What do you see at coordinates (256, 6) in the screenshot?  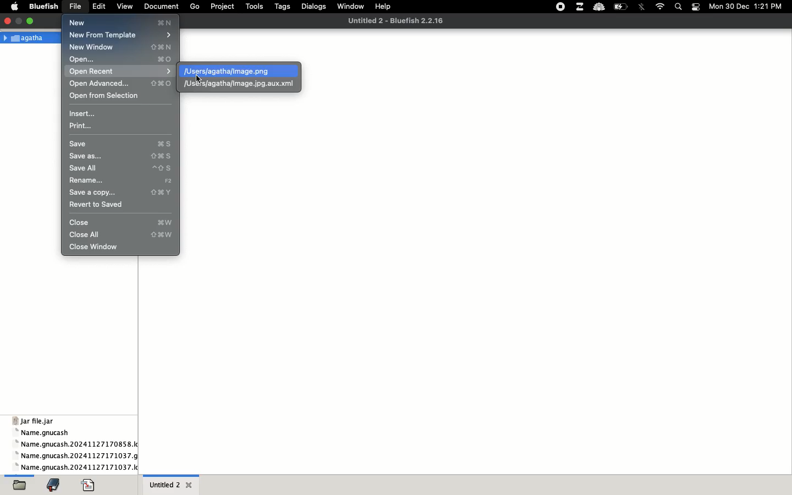 I see `tools` at bounding box center [256, 6].